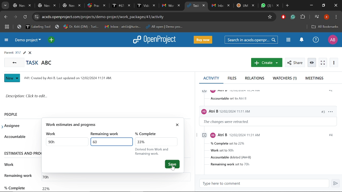 Image resolution: width=342 pixels, height=192 pixels. Describe the element at coordinates (332, 40) in the screenshot. I see `Profile` at that location.